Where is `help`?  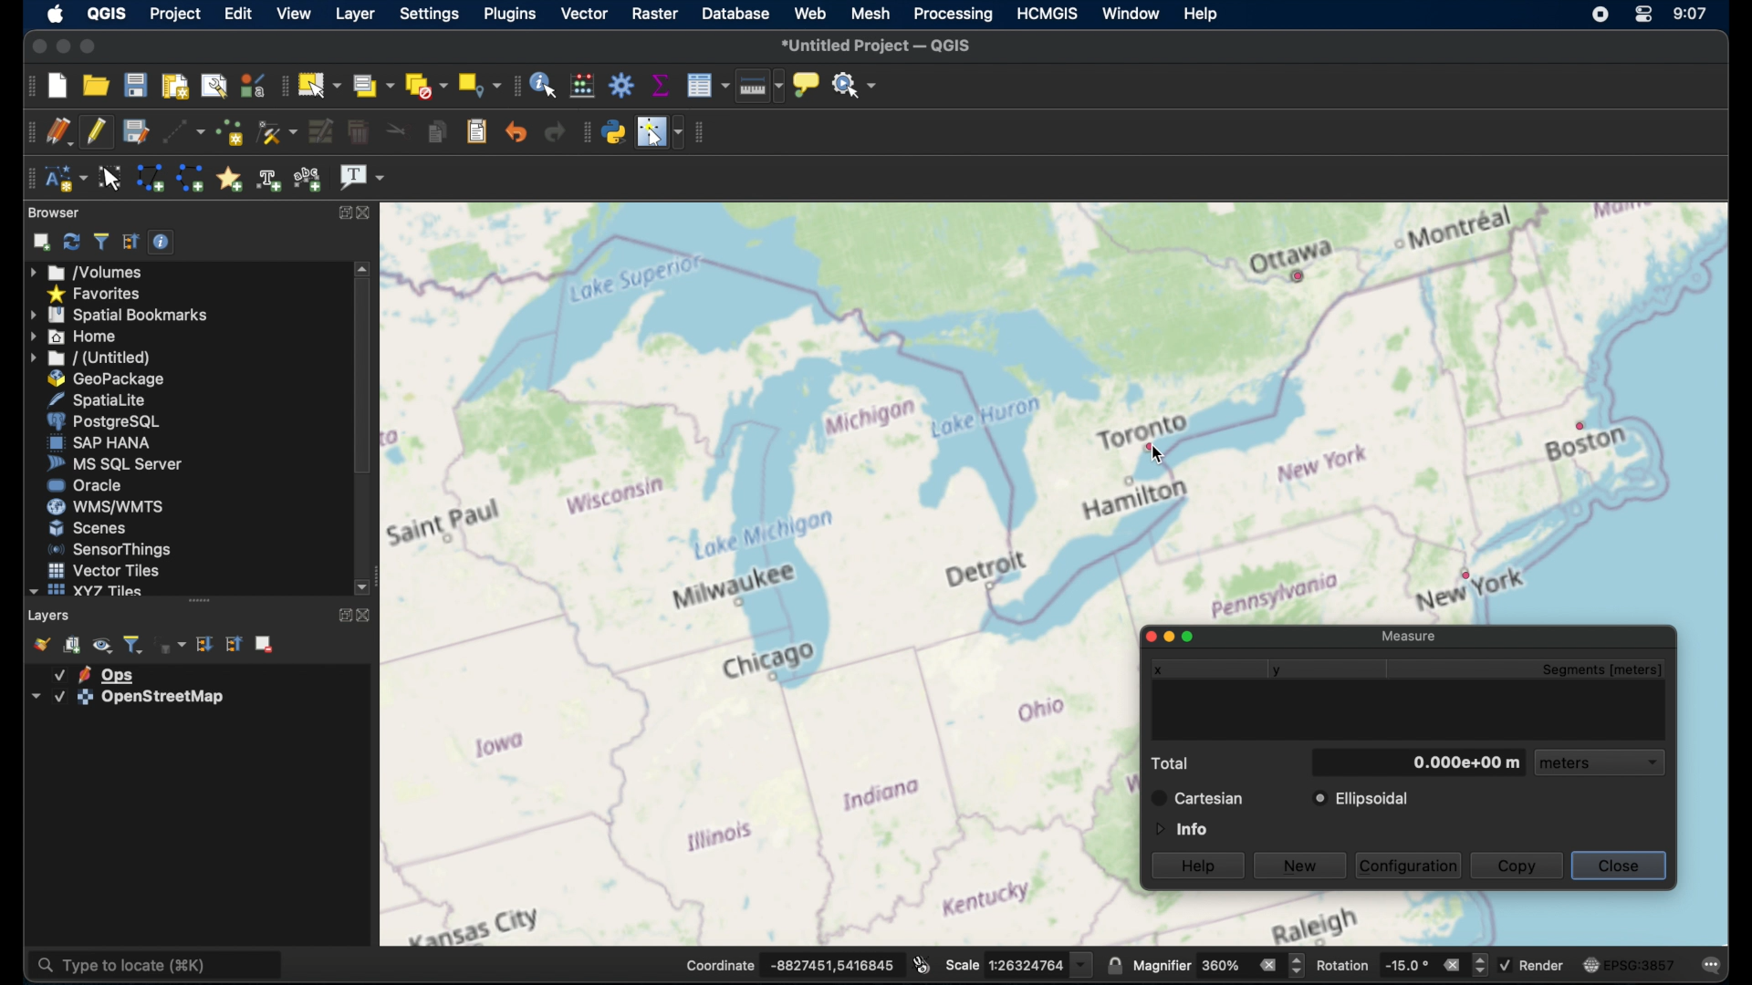
help is located at coordinates (1197, 866).